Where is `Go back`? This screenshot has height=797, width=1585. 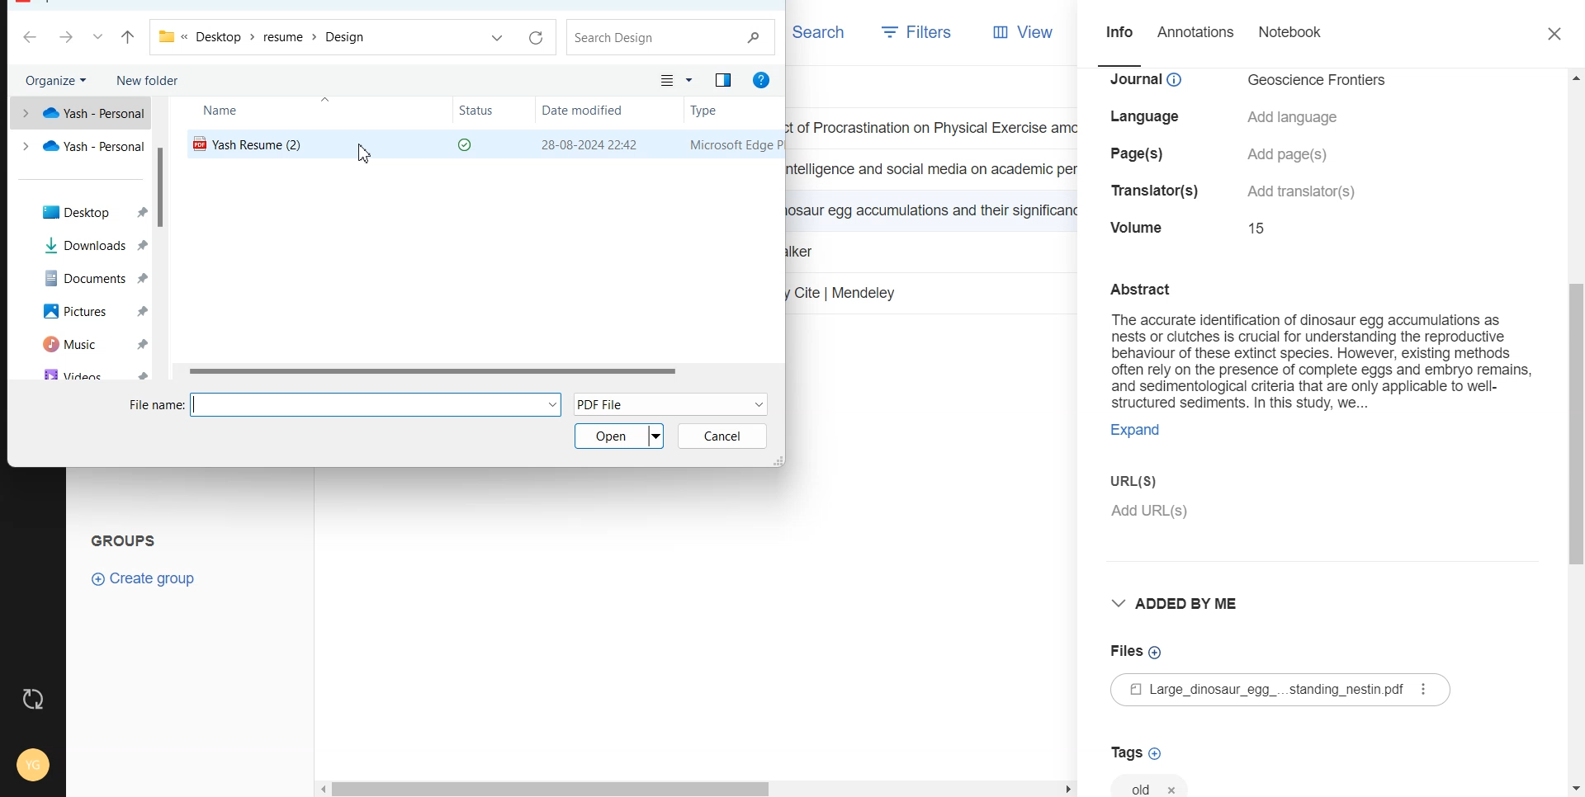
Go back is located at coordinates (31, 38).